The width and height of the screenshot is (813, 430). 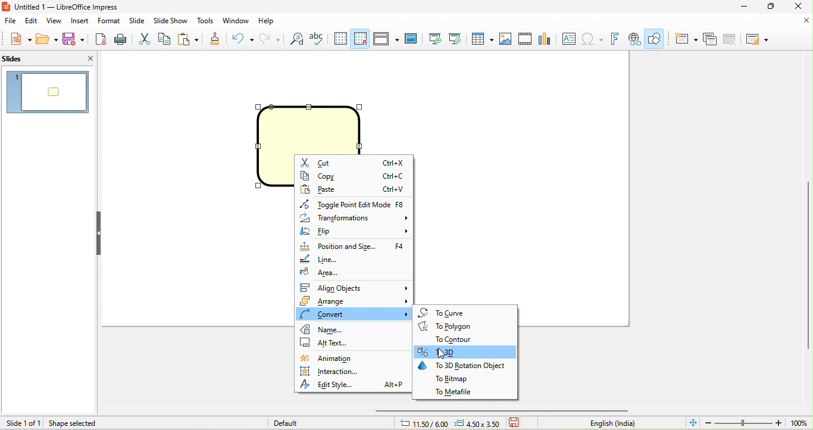 What do you see at coordinates (138, 20) in the screenshot?
I see `slide` at bounding box center [138, 20].